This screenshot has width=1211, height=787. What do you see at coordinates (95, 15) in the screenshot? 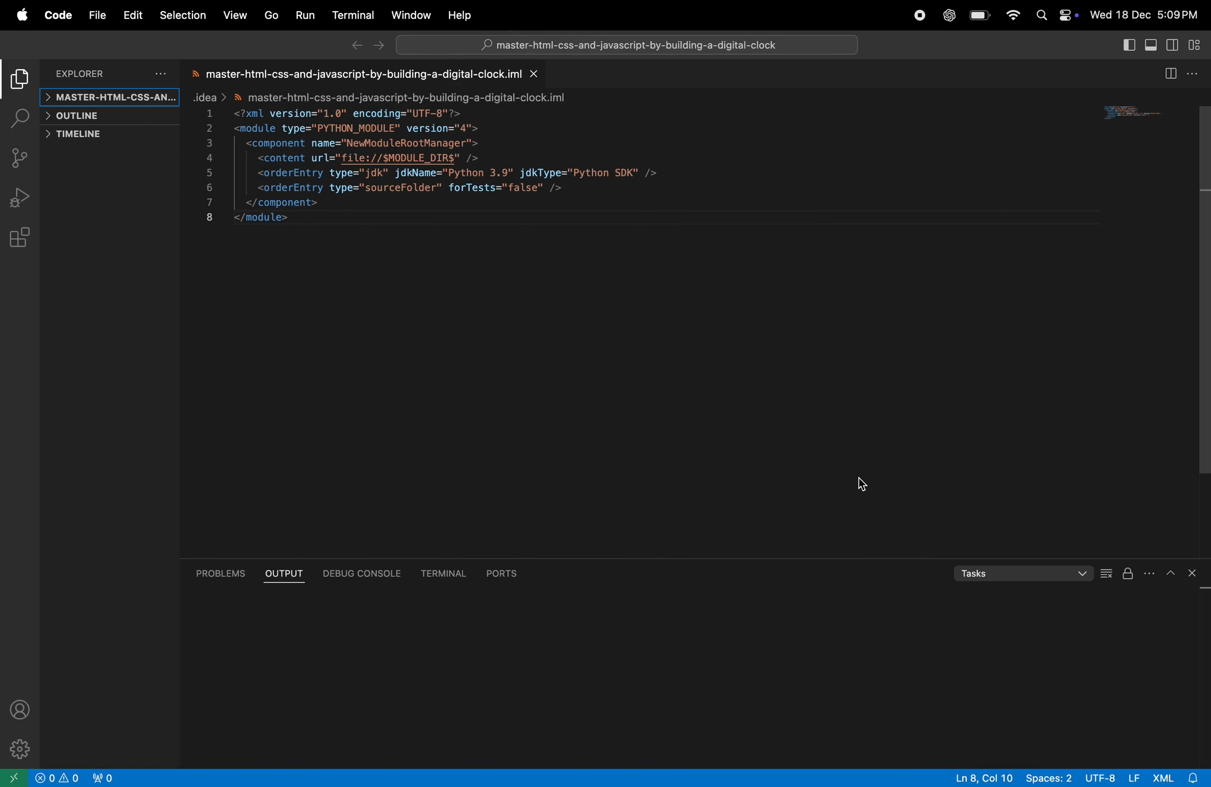
I see `file` at bounding box center [95, 15].